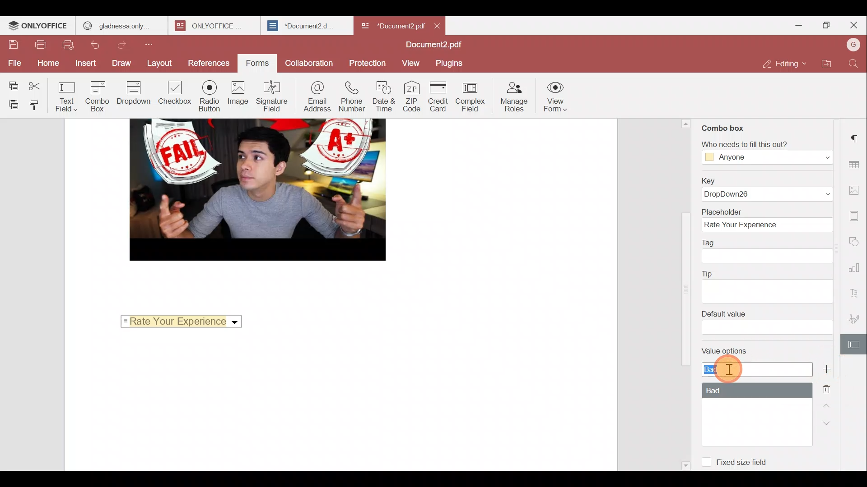  What do you see at coordinates (438, 24) in the screenshot?
I see `Close` at bounding box center [438, 24].